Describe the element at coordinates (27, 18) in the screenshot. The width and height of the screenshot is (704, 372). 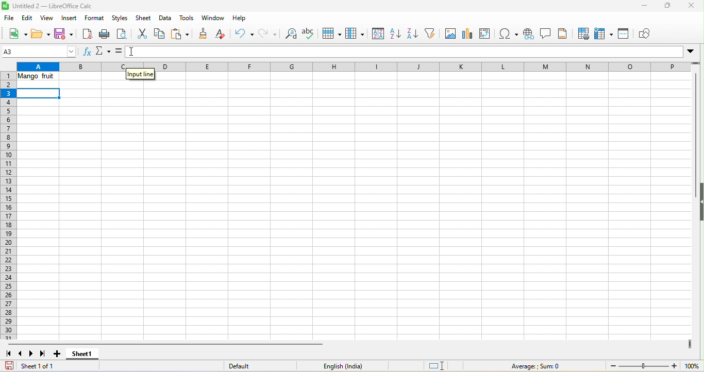
I see `edit` at that location.